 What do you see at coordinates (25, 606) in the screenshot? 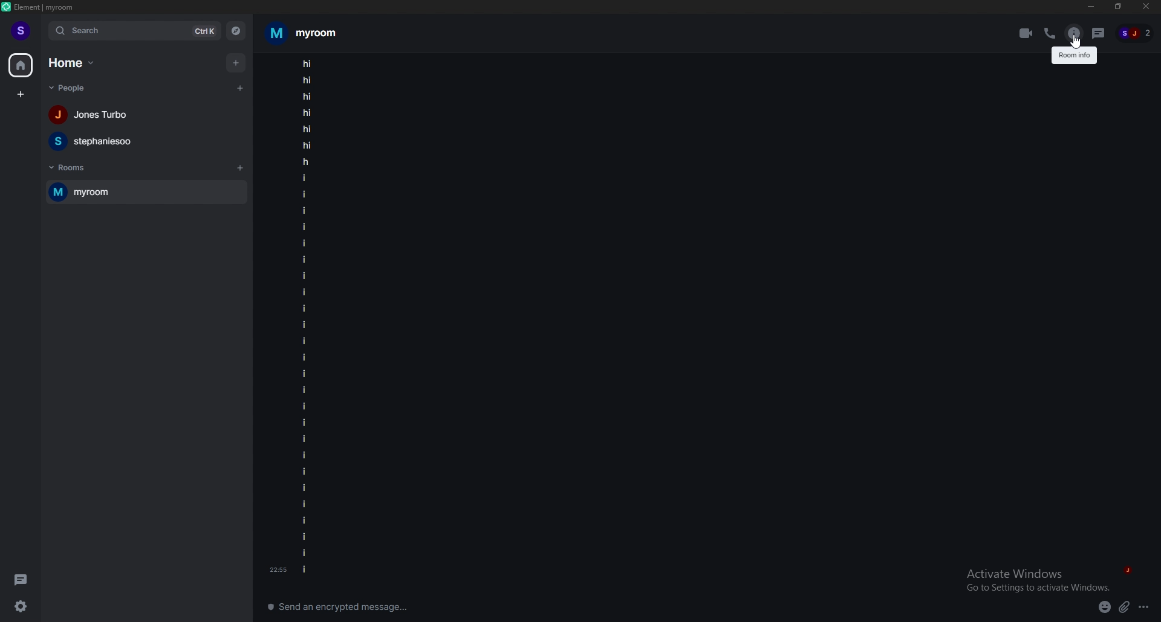
I see `settings` at bounding box center [25, 606].